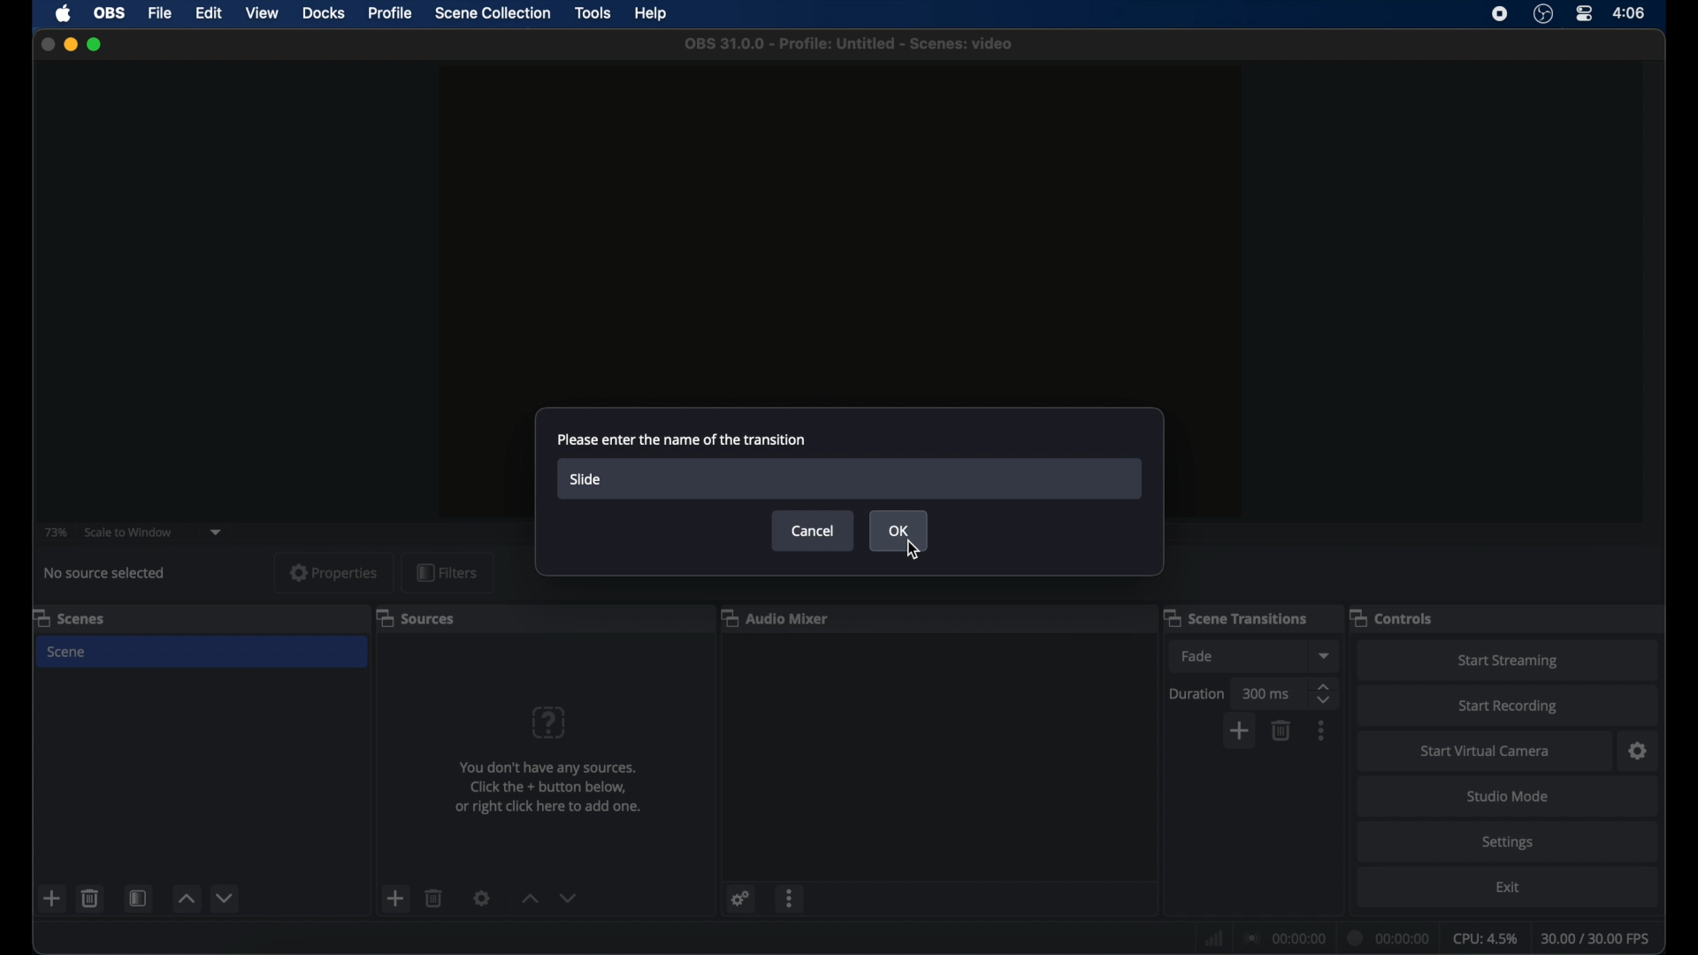  Describe the element at coordinates (1283, 937) in the screenshot. I see `connection` at that location.